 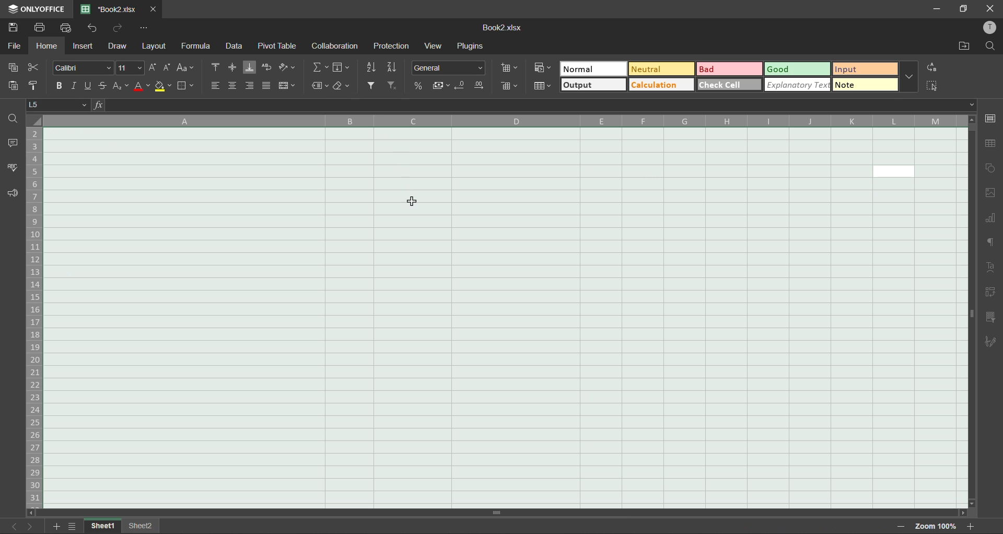 I want to click on conditional formatting, so click(x=541, y=67).